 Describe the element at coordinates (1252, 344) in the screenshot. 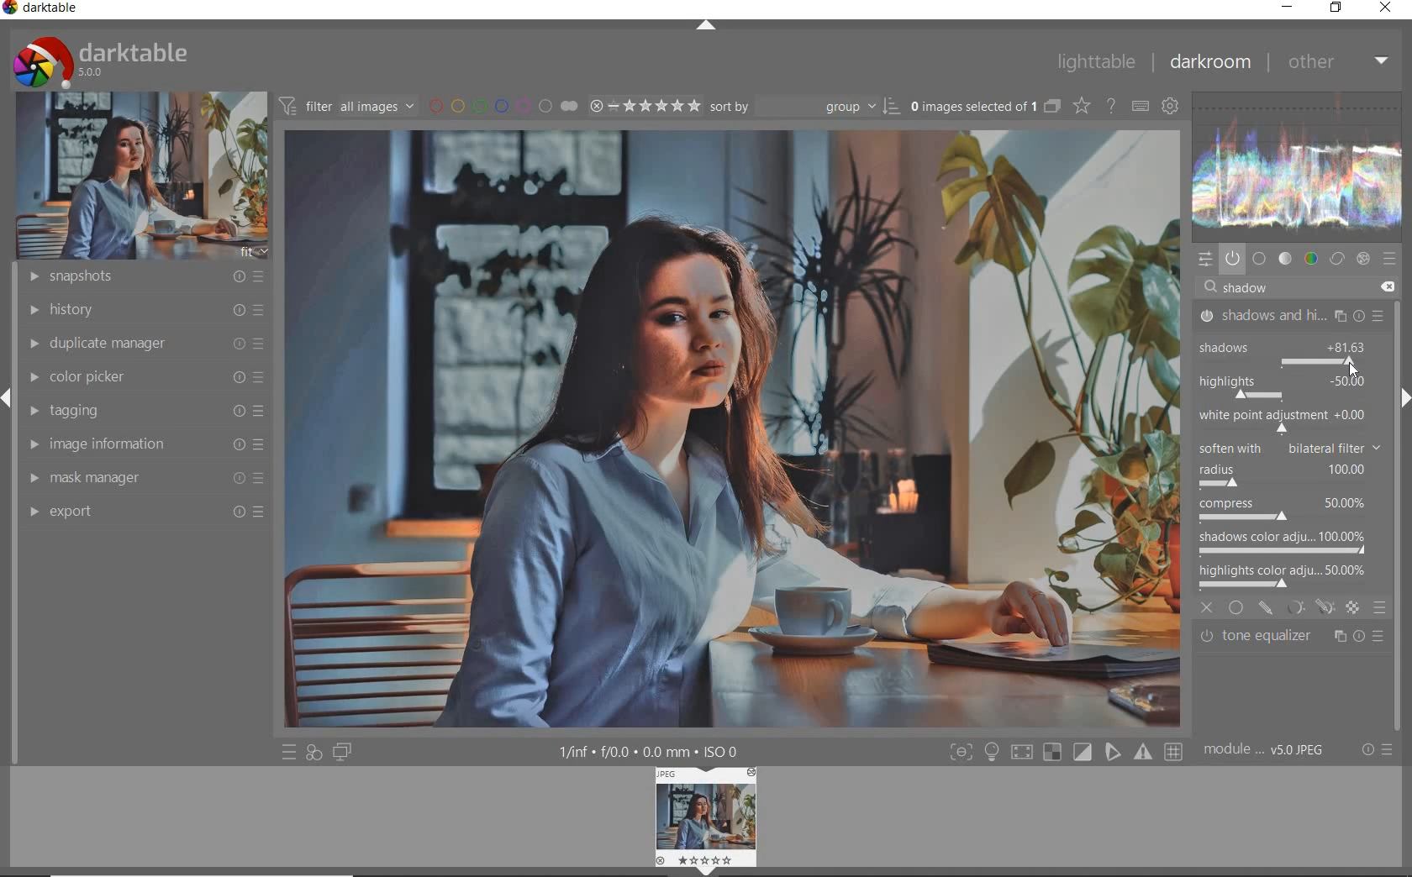

I see `shadows` at that location.